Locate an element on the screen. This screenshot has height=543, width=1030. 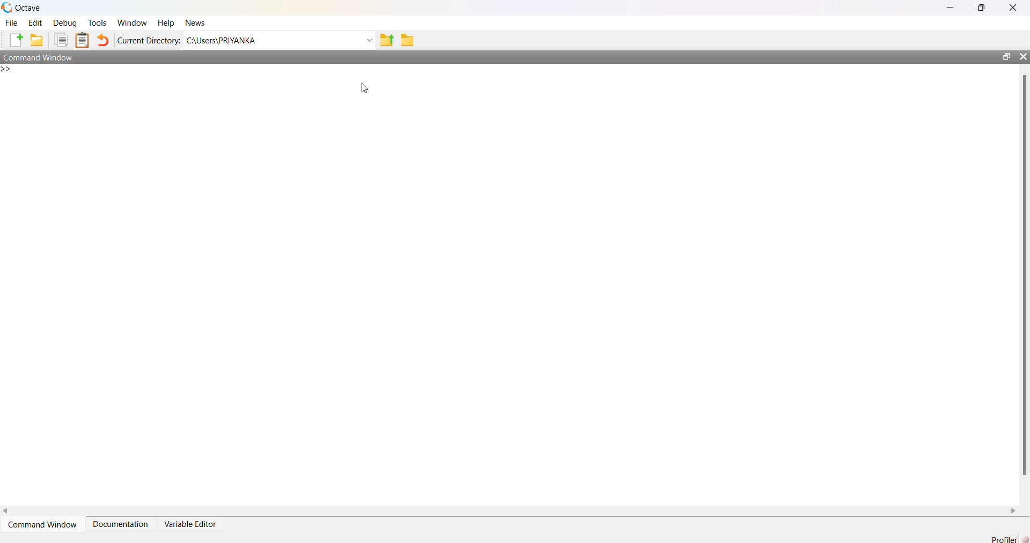
undo is located at coordinates (102, 41).